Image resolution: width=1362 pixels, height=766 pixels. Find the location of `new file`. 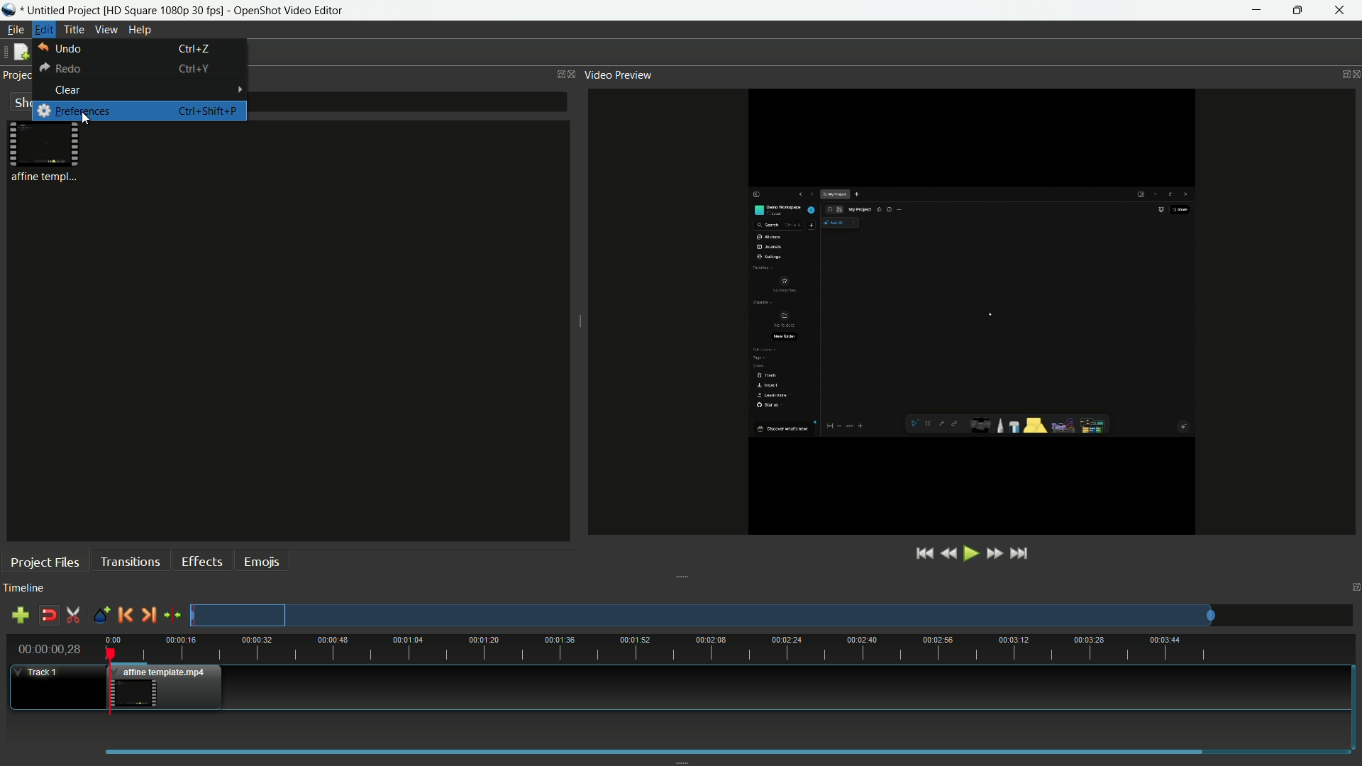

new file is located at coordinates (18, 52).